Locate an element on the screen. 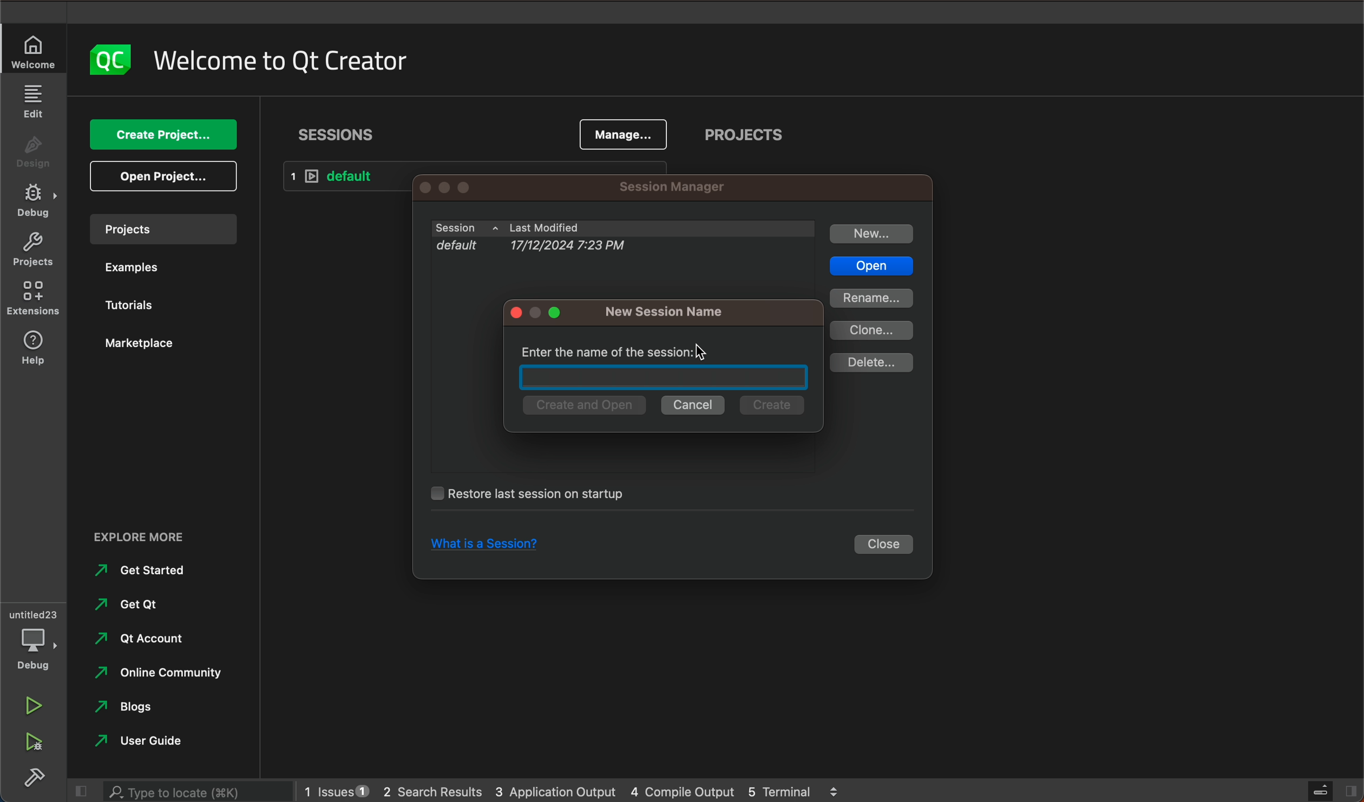  what is session? is located at coordinates (480, 545).